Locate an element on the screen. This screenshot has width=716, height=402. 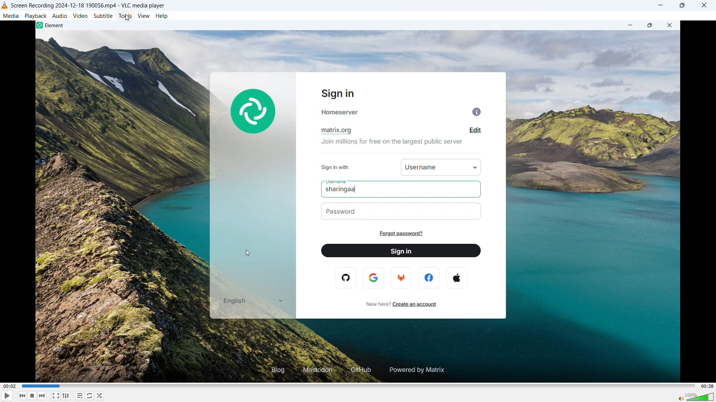
firefox logo is located at coordinates (402, 278).